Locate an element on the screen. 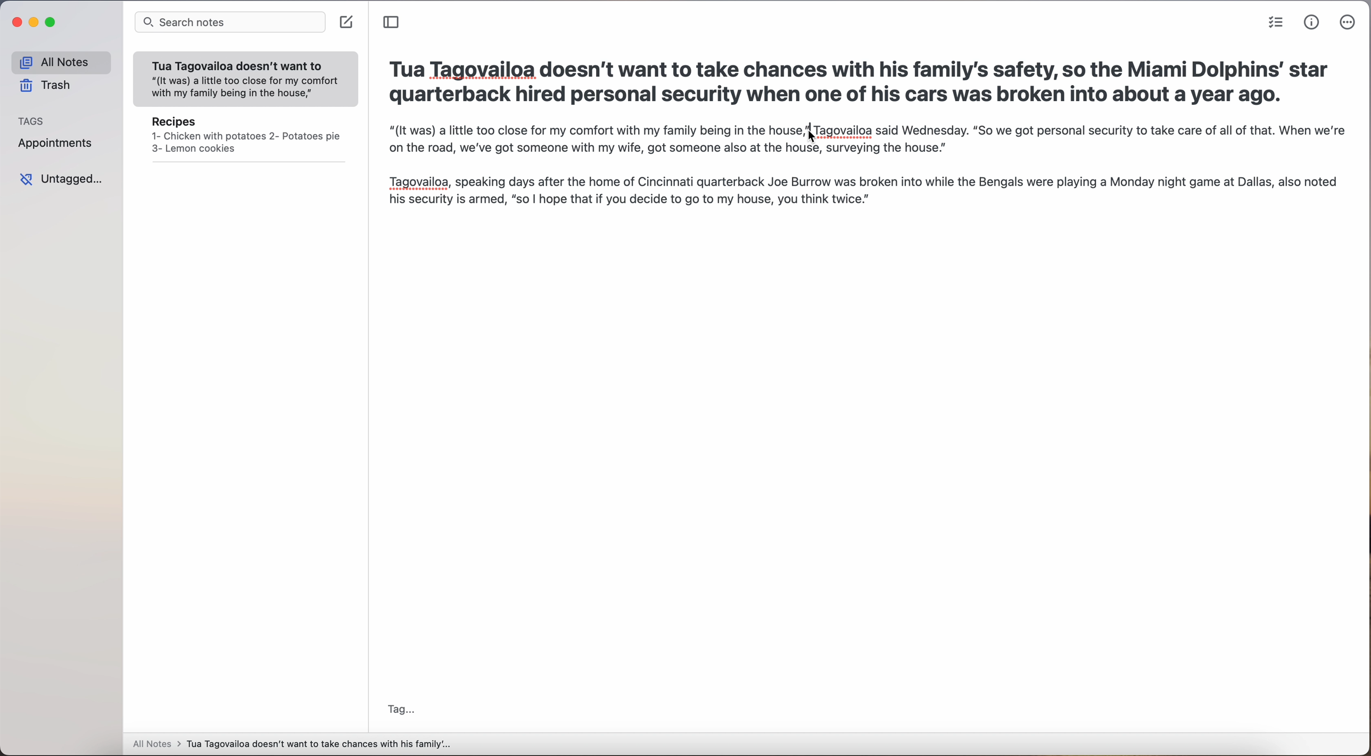 This screenshot has height=756, width=1371. maximize Simplenote is located at coordinates (51, 22).